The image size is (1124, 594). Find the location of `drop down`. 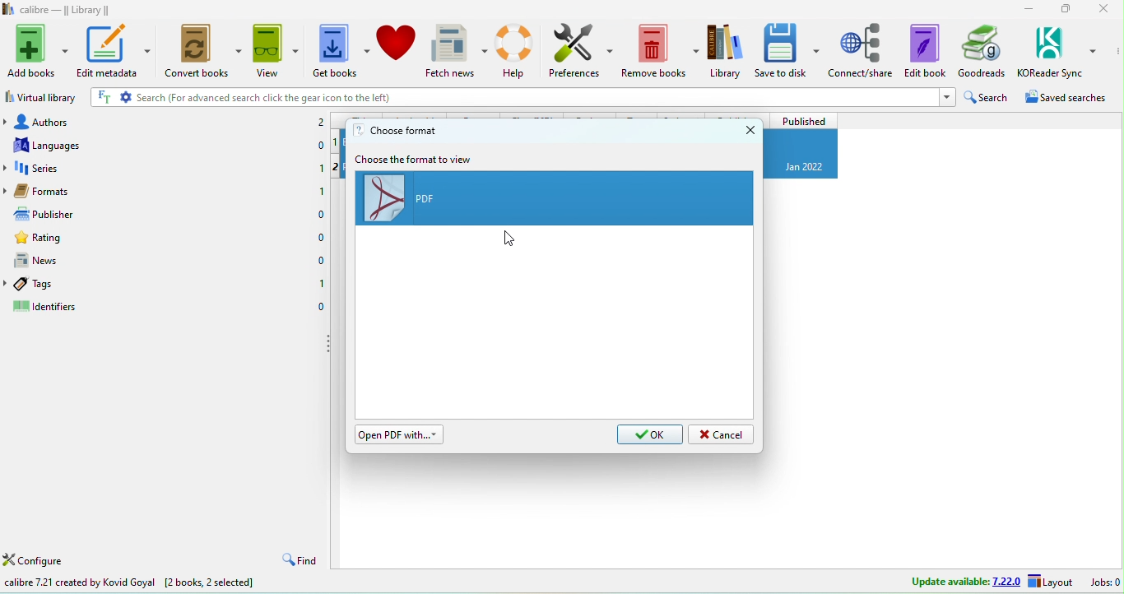

drop down is located at coordinates (7, 169).